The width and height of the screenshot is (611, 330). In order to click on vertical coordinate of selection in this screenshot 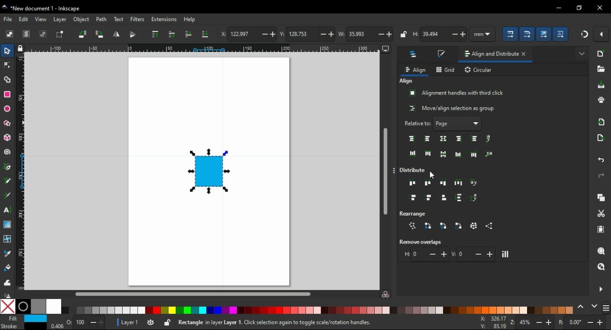, I will do `click(306, 33)`.